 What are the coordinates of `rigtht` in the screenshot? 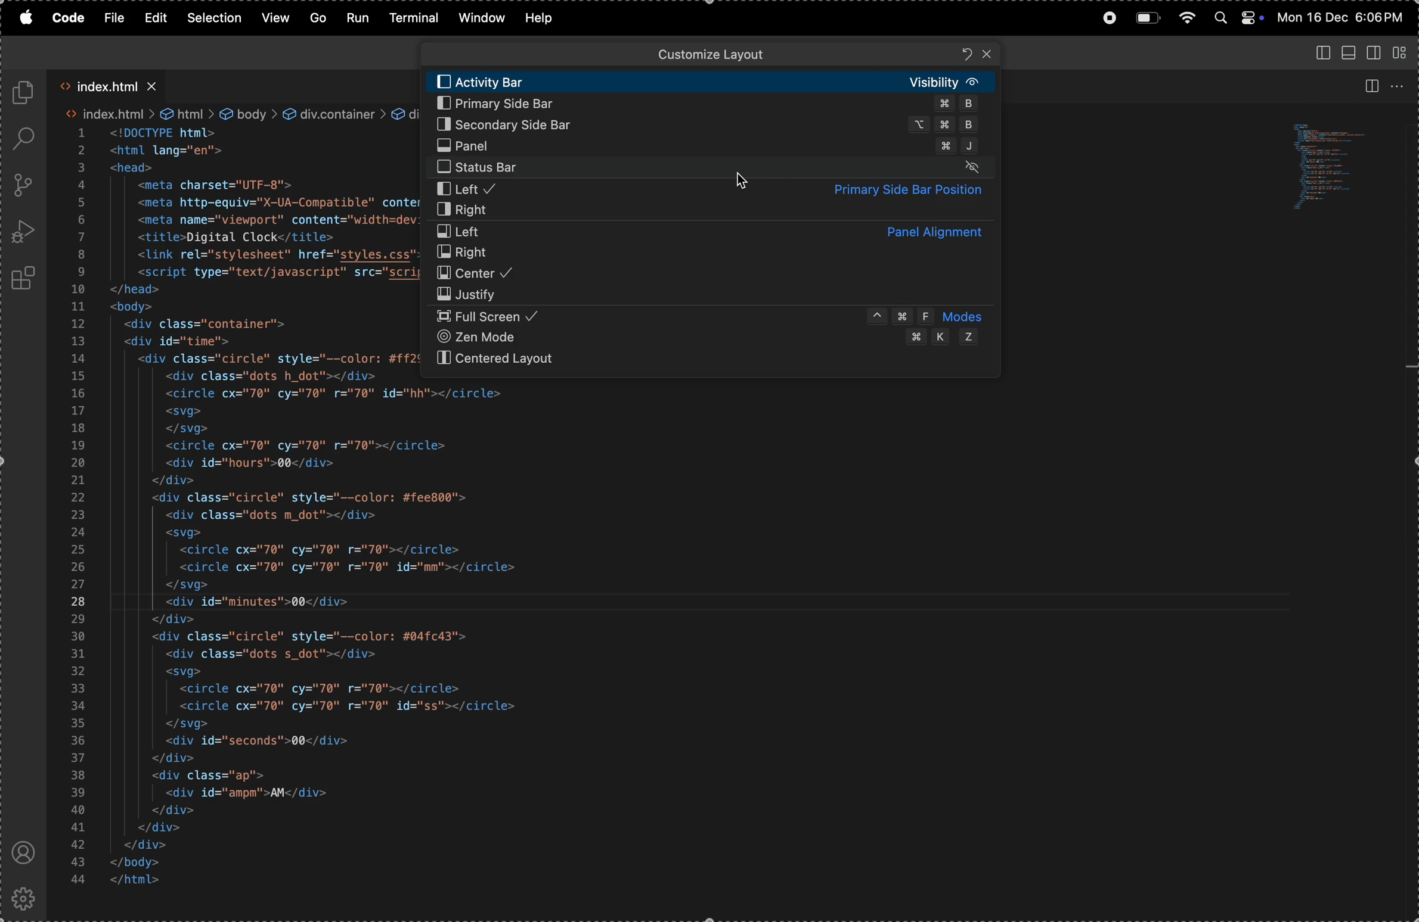 It's located at (707, 213).